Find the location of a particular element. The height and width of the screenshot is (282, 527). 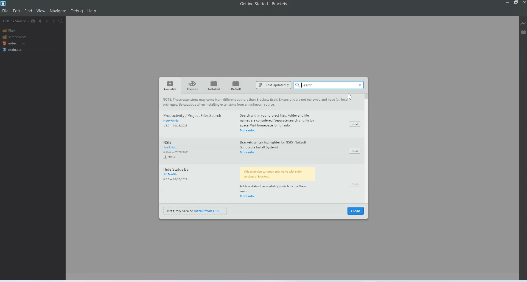

Sort by is located at coordinates (274, 85).